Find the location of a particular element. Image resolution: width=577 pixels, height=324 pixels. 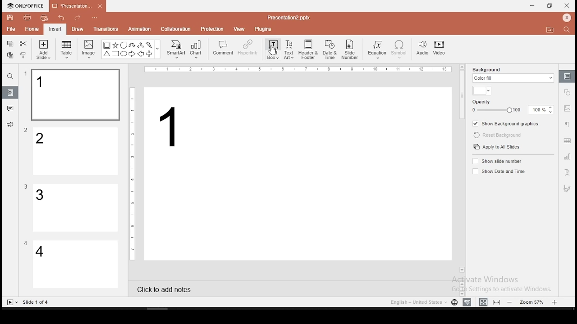

save is located at coordinates (10, 17).